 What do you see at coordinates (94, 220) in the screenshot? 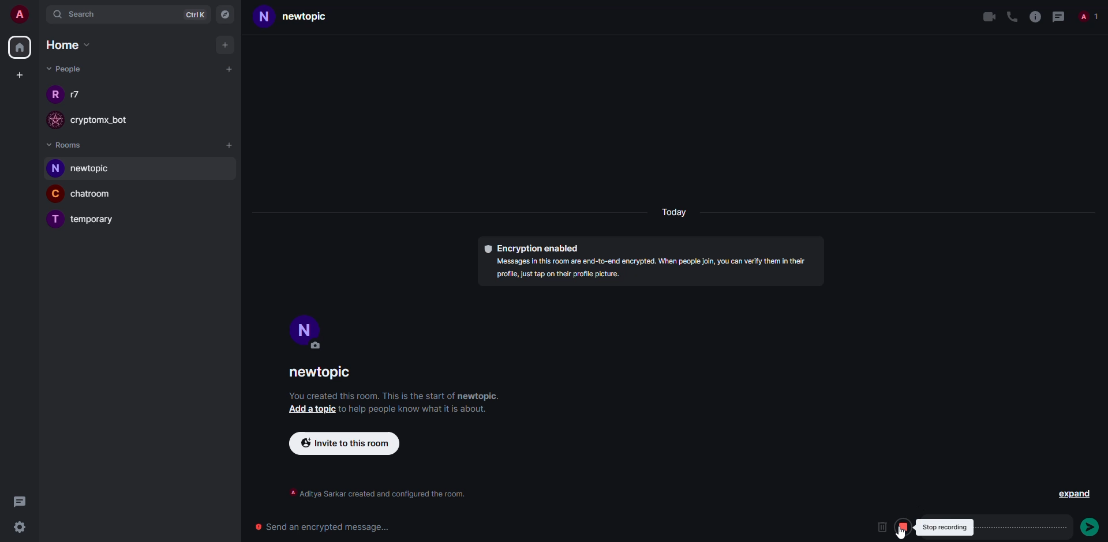
I see `room` at bounding box center [94, 220].